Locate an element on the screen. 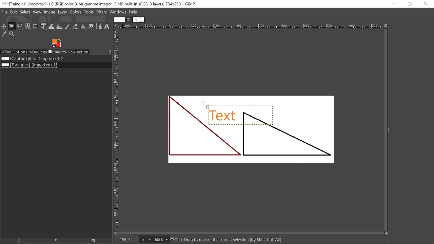 This screenshot has width=434, height=244. Navigate this window is located at coordinates (386, 233).